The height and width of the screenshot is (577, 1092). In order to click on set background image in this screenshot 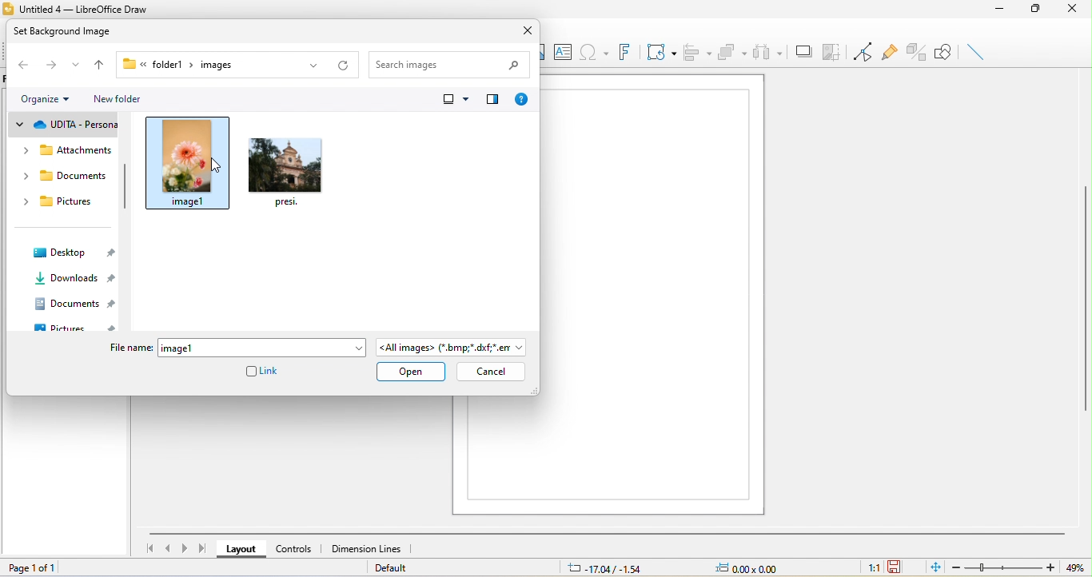, I will do `click(83, 30)`.